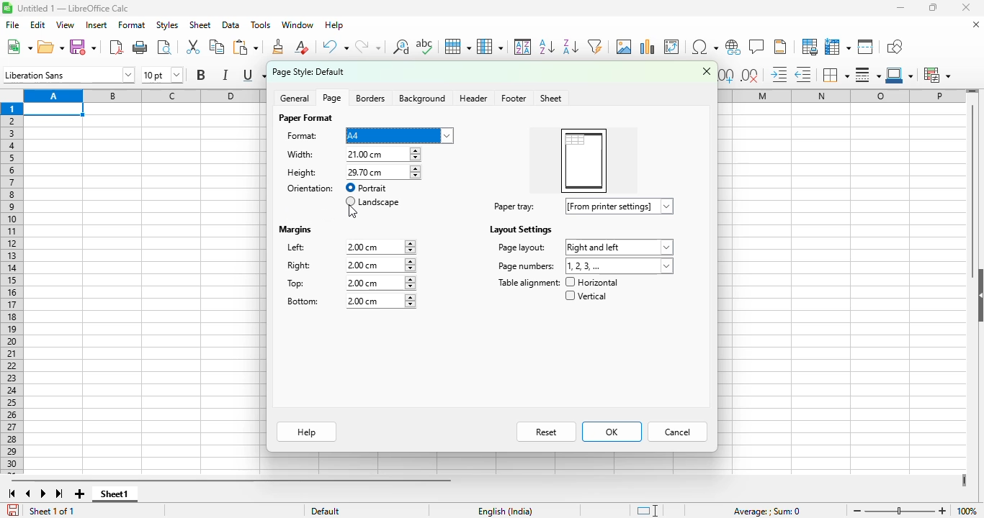 This screenshot has height=518, width=984. Describe the element at coordinates (65, 24) in the screenshot. I see `view` at that location.